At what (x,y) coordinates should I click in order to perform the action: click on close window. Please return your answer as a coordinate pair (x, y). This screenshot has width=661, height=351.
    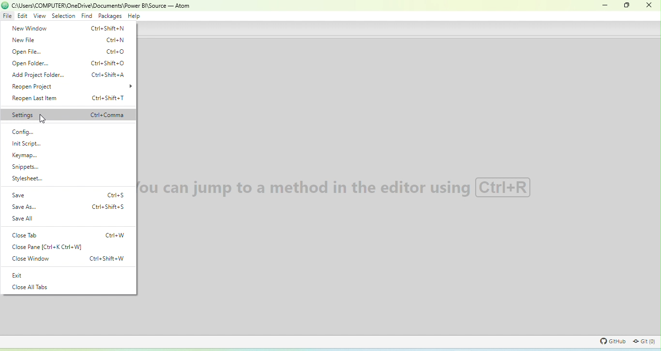
    Looking at the image, I should click on (68, 259).